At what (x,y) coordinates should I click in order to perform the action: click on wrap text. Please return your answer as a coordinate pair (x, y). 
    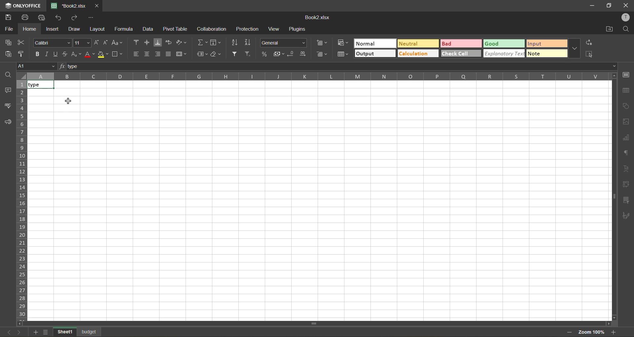
    Looking at the image, I should click on (168, 42).